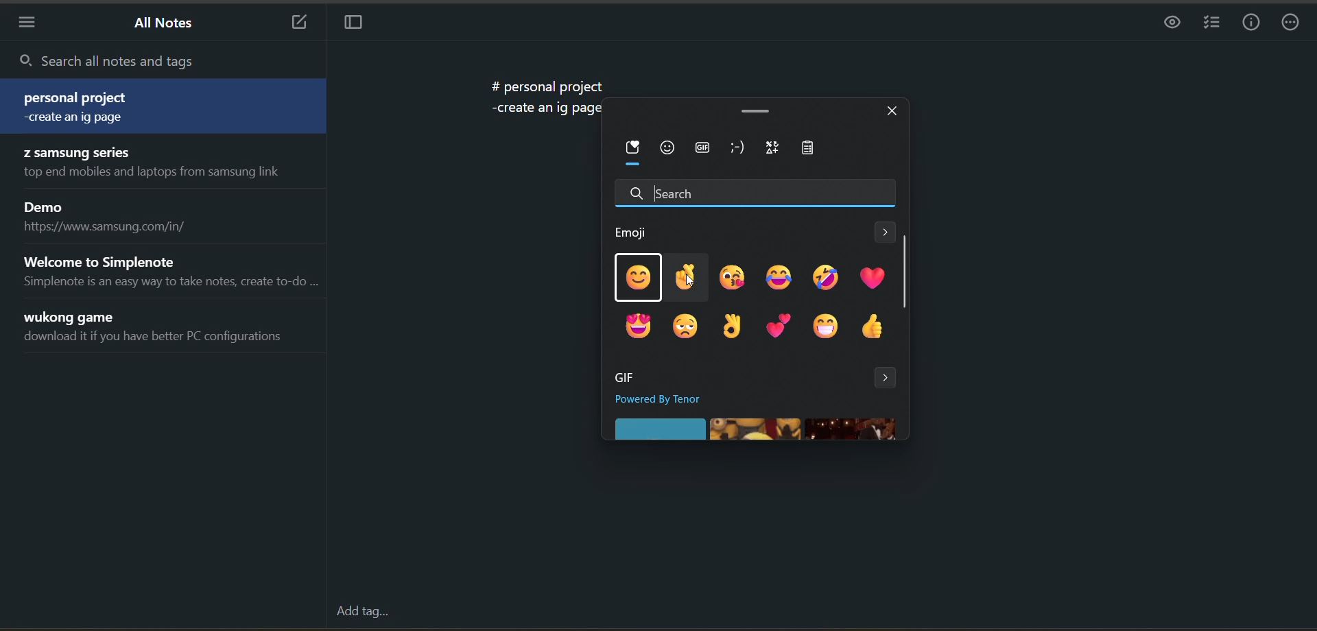  I want to click on kaomoji, so click(741, 148).